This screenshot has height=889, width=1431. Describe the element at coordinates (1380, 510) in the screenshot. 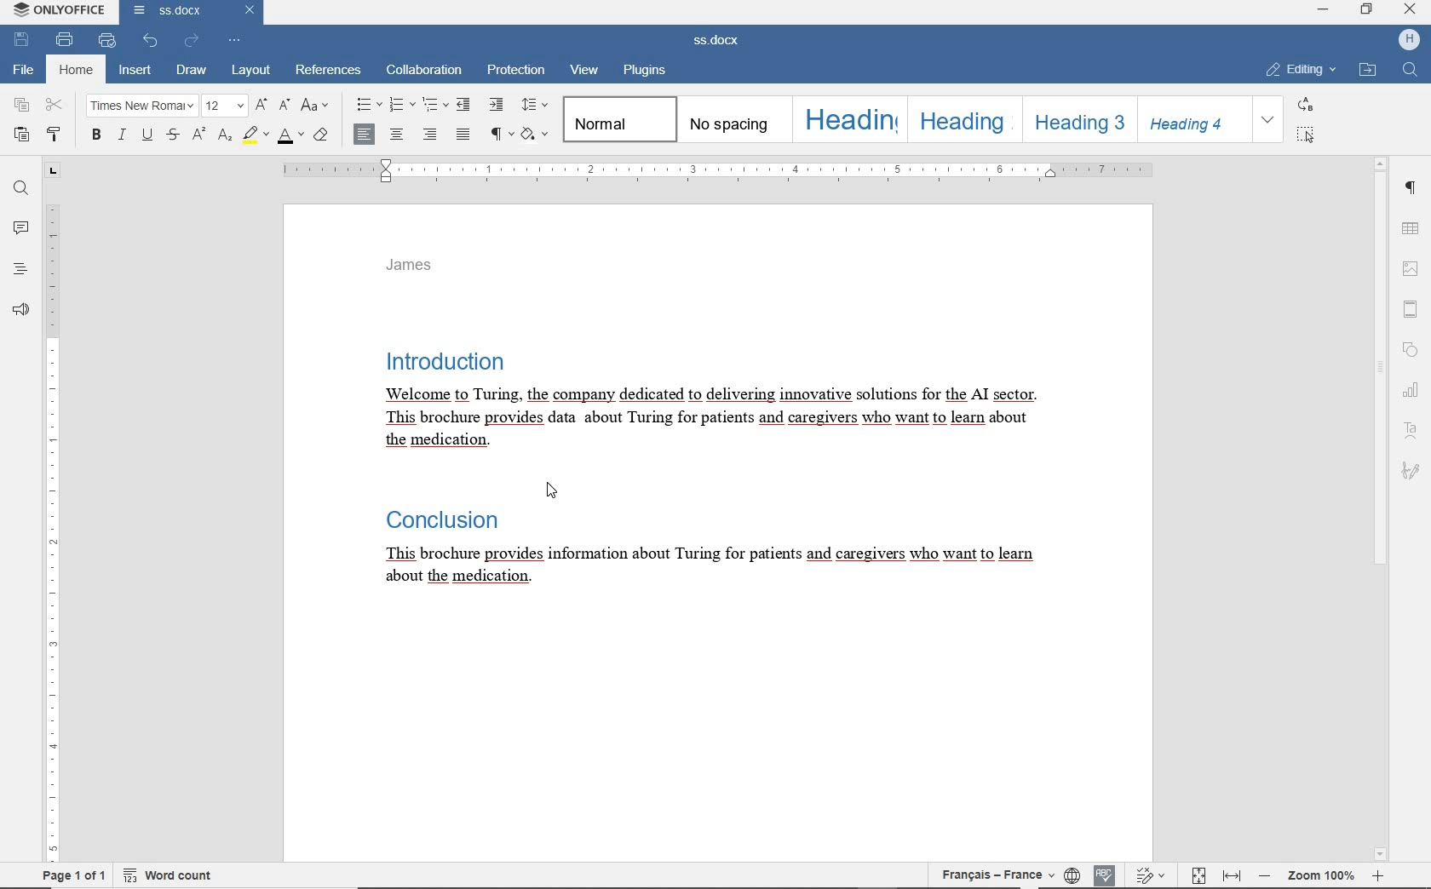

I see `SCROLLBAR` at that location.